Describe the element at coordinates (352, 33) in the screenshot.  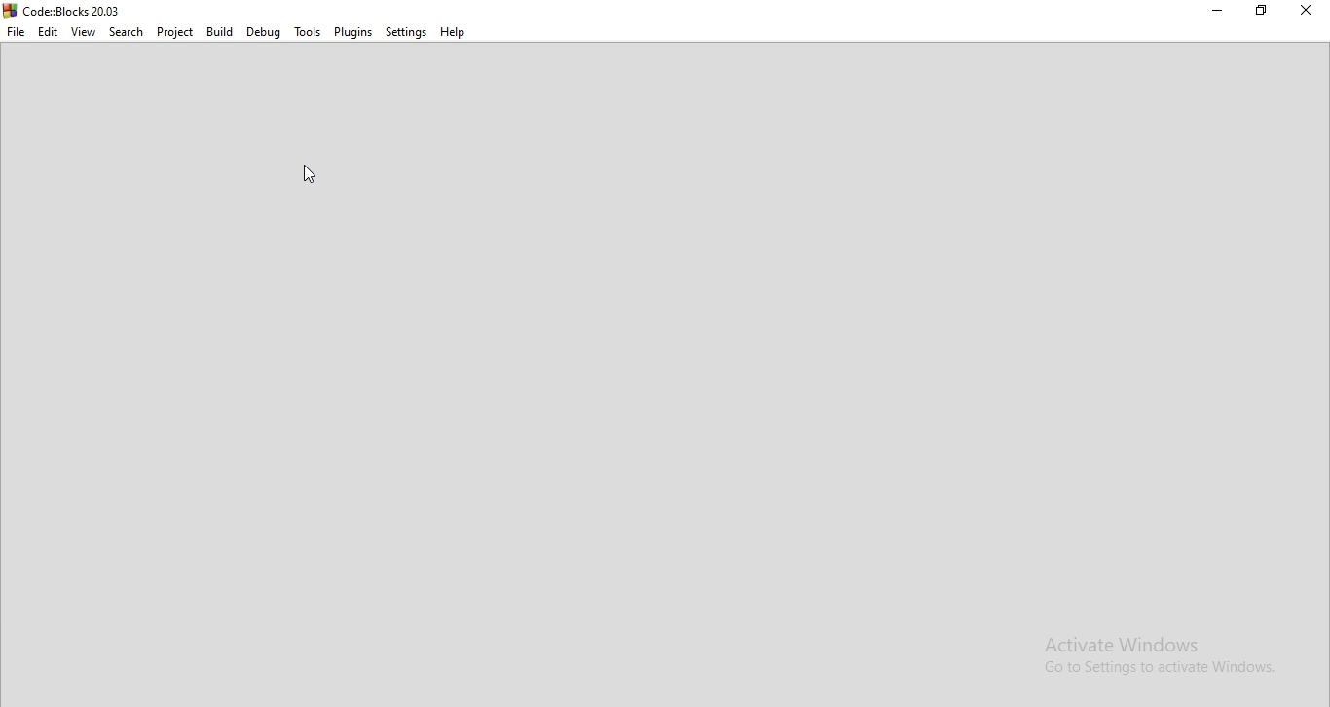
I see `Plugins ` at that location.